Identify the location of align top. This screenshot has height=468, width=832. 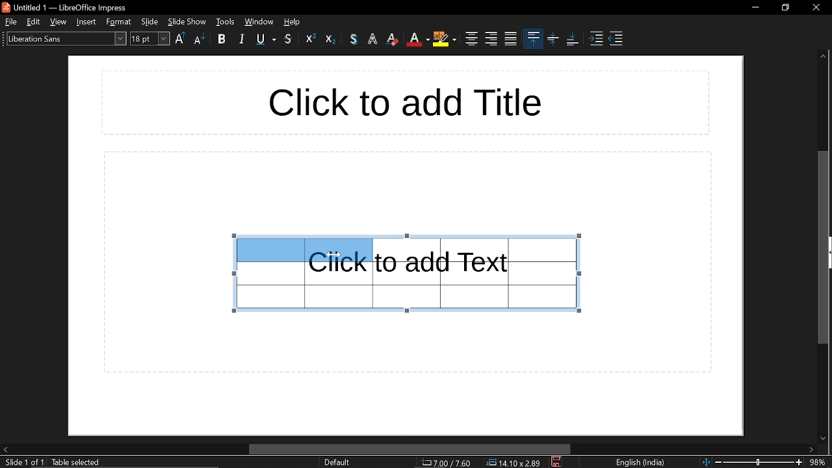
(533, 38).